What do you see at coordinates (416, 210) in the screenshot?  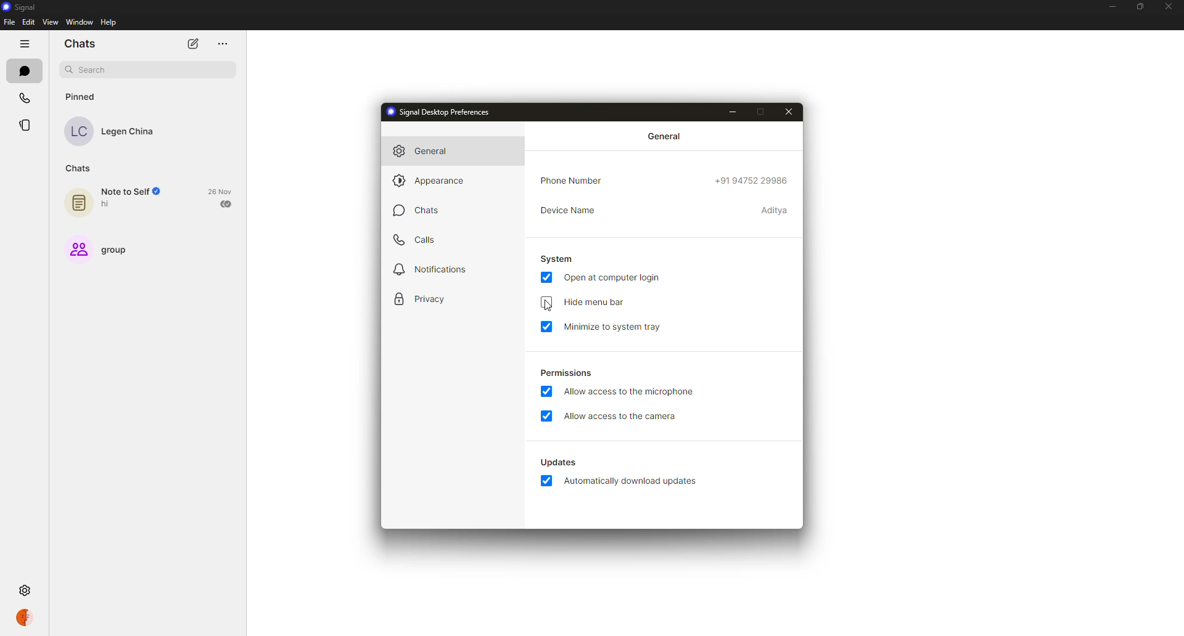 I see `chats` at bounding box center [416, 210].